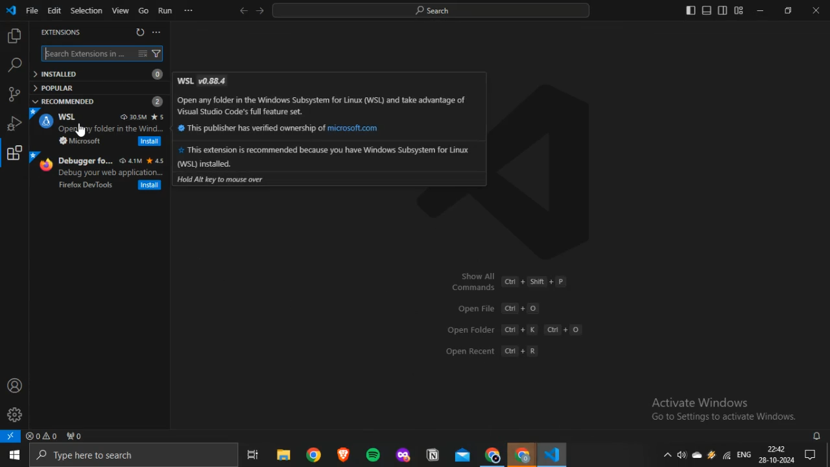 The width and height of the screenshot is (830, 467). Describe the element at coordinates (706, 10) in the screenshot. I see `toggle panel` at that location.